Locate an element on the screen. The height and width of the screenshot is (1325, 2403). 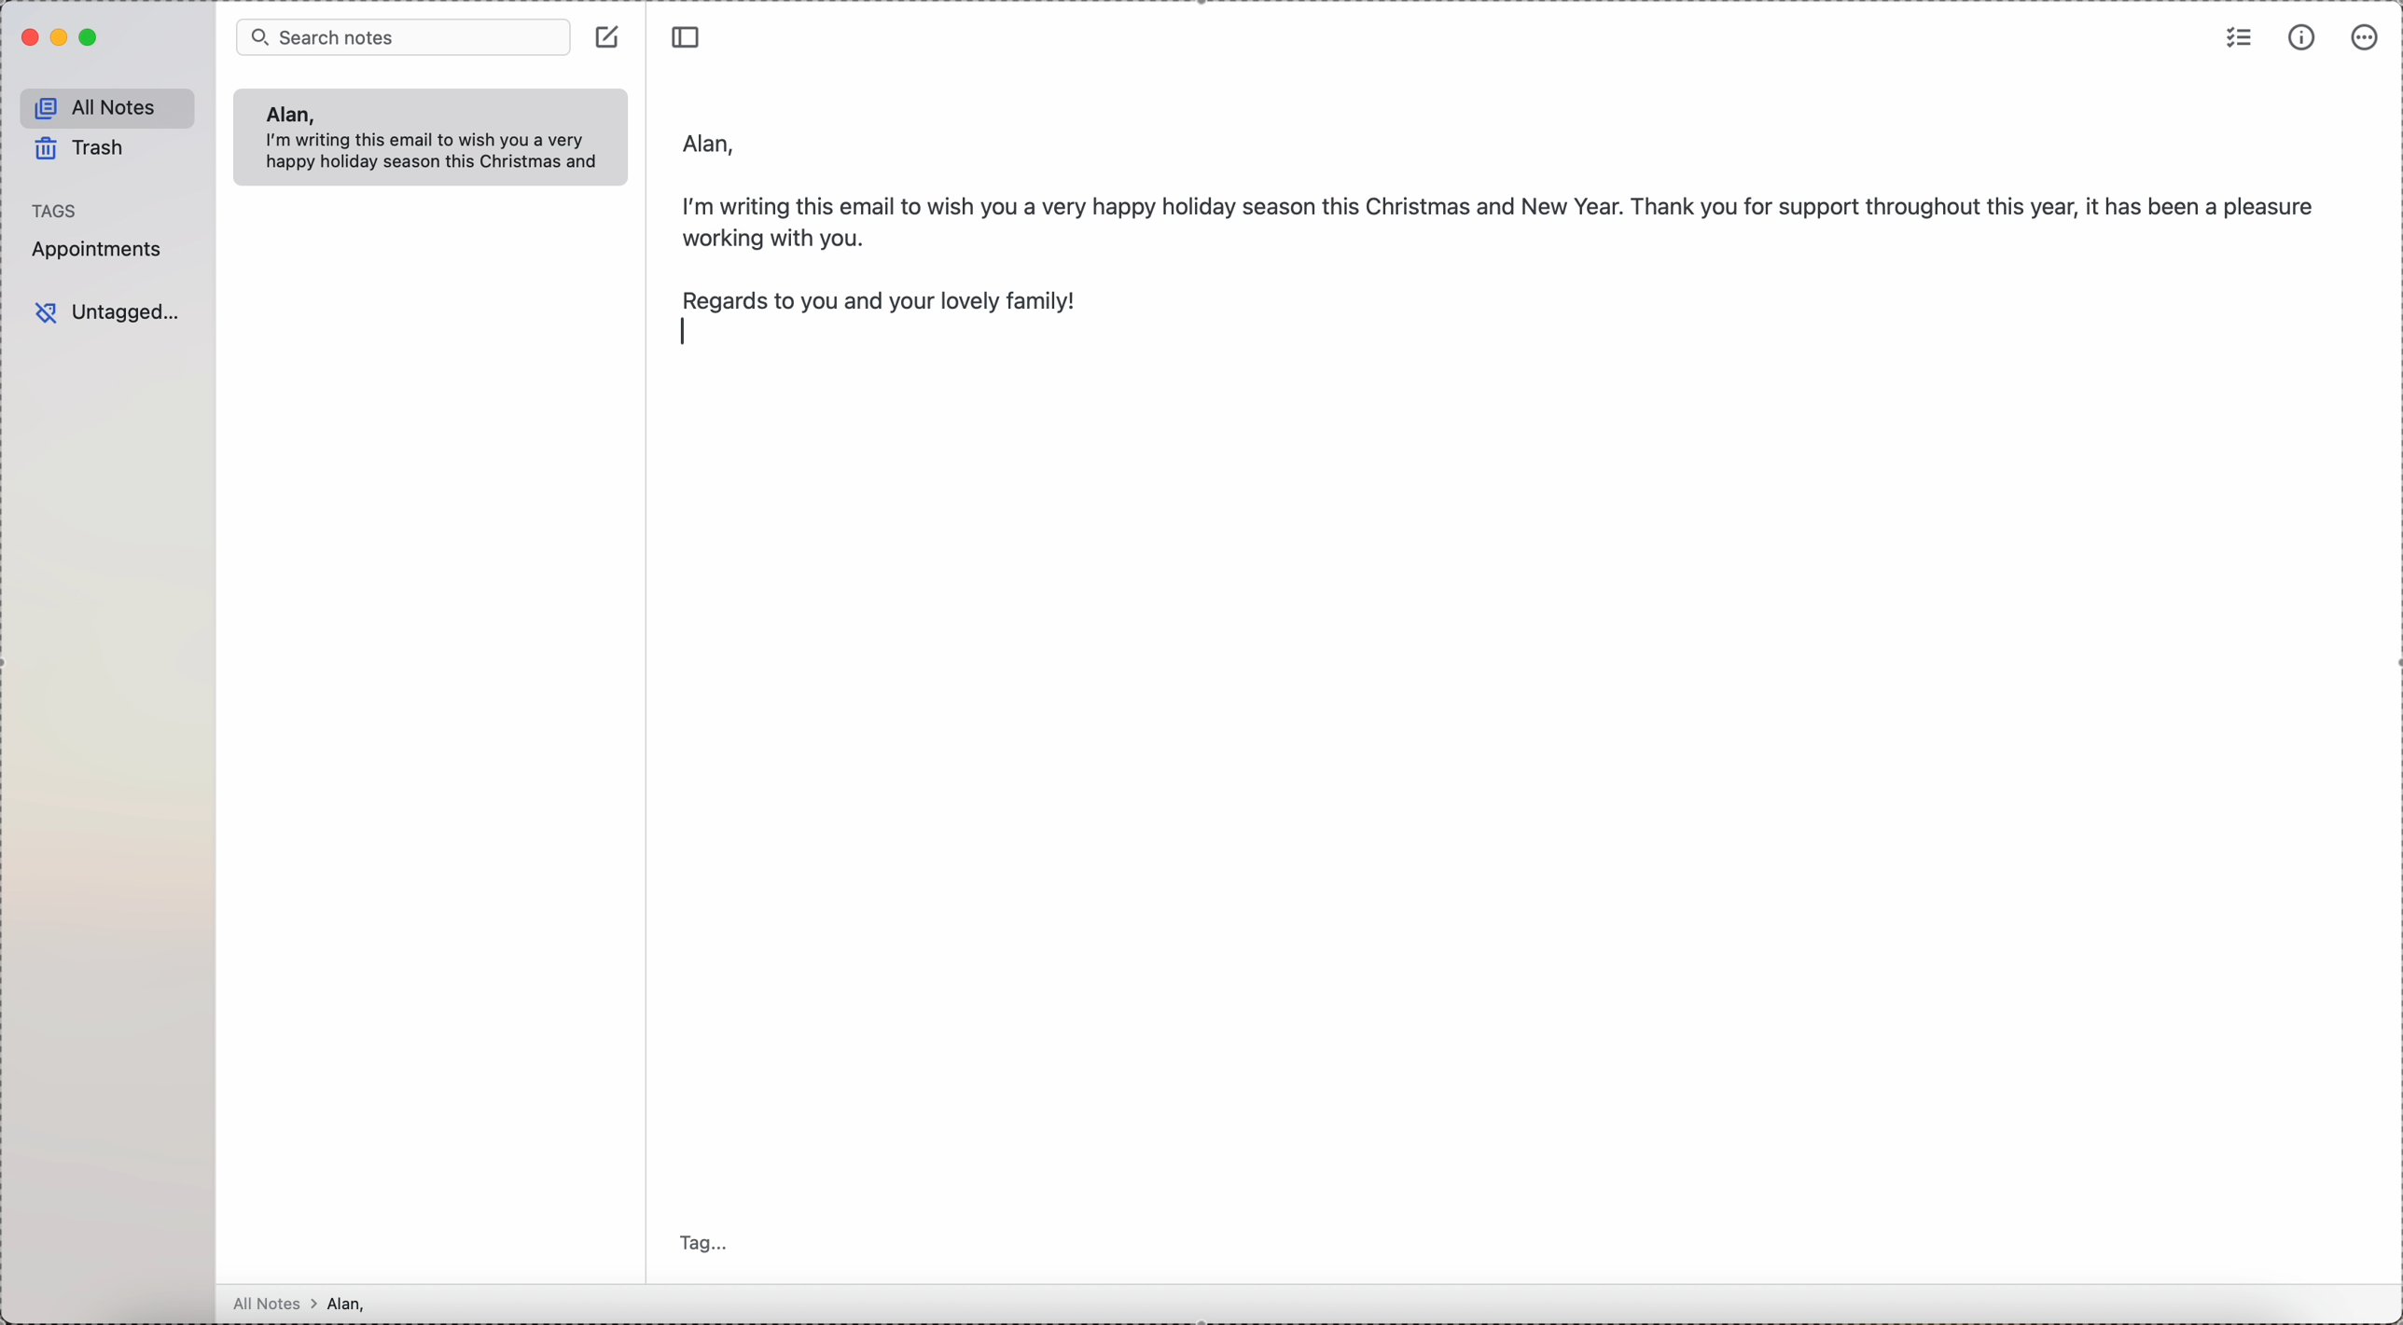
close program is located at coordinates (27, 38).